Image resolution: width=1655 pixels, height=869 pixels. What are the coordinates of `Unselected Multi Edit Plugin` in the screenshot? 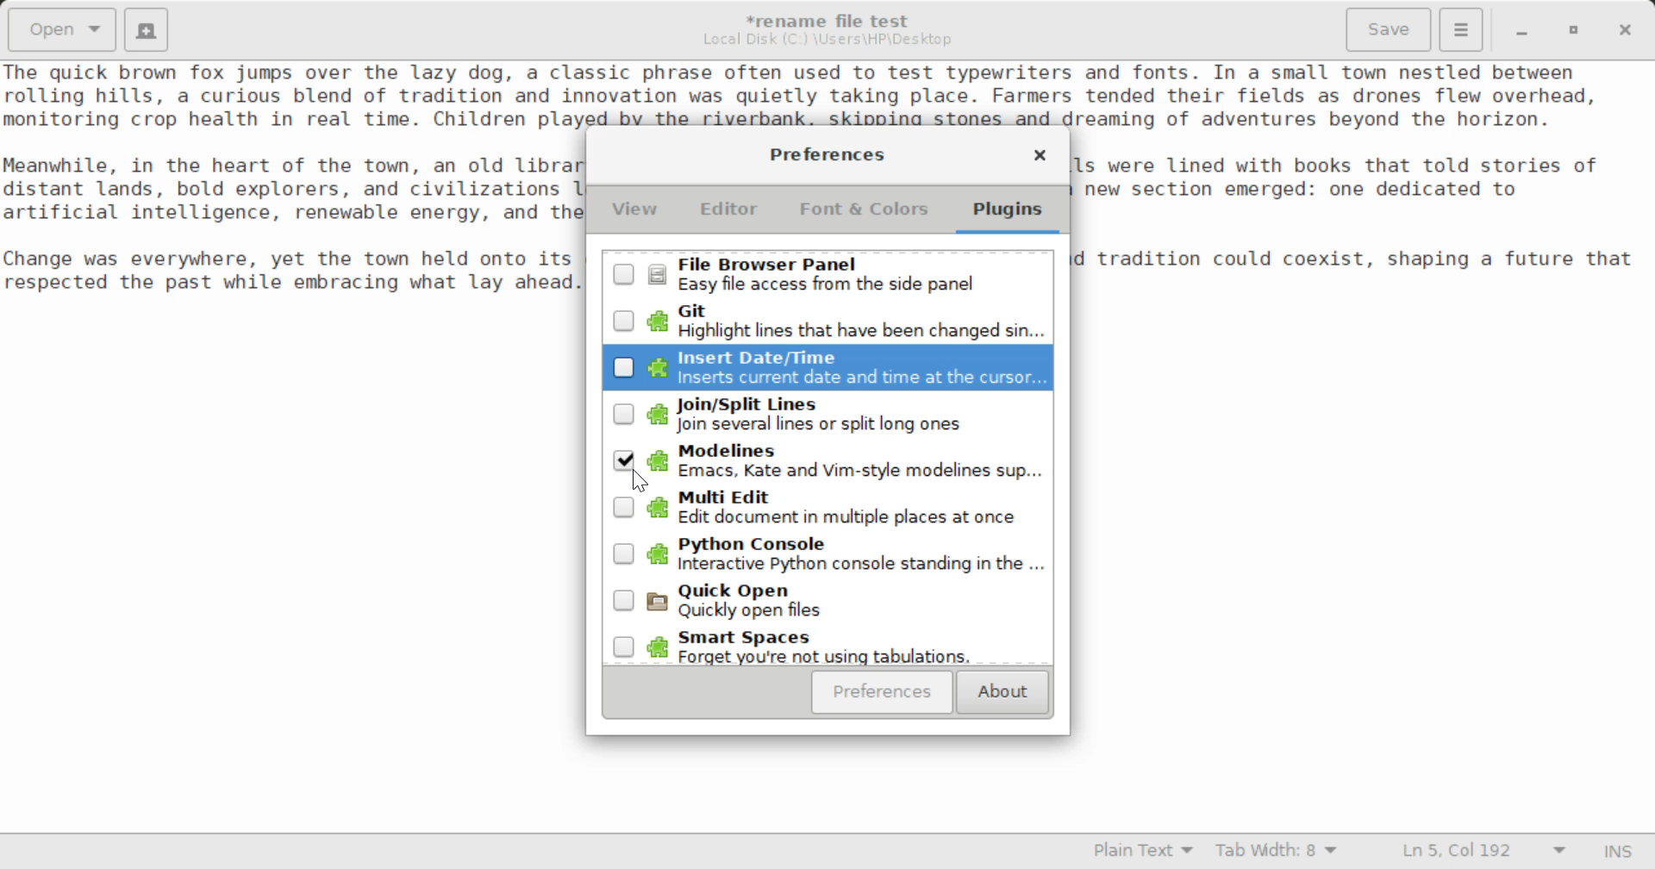 It's located at (826, 510).